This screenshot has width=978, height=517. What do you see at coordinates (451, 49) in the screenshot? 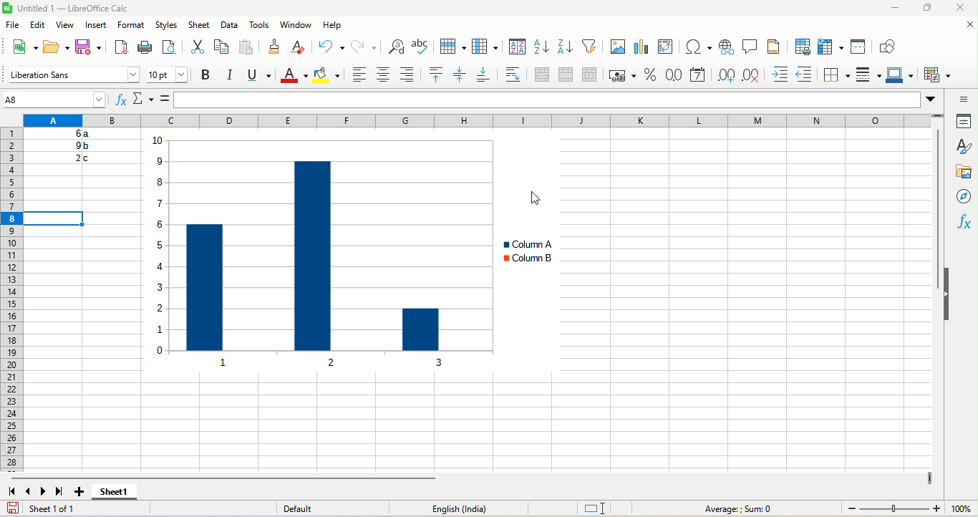
I see `row` at bounding box center [451, 49].